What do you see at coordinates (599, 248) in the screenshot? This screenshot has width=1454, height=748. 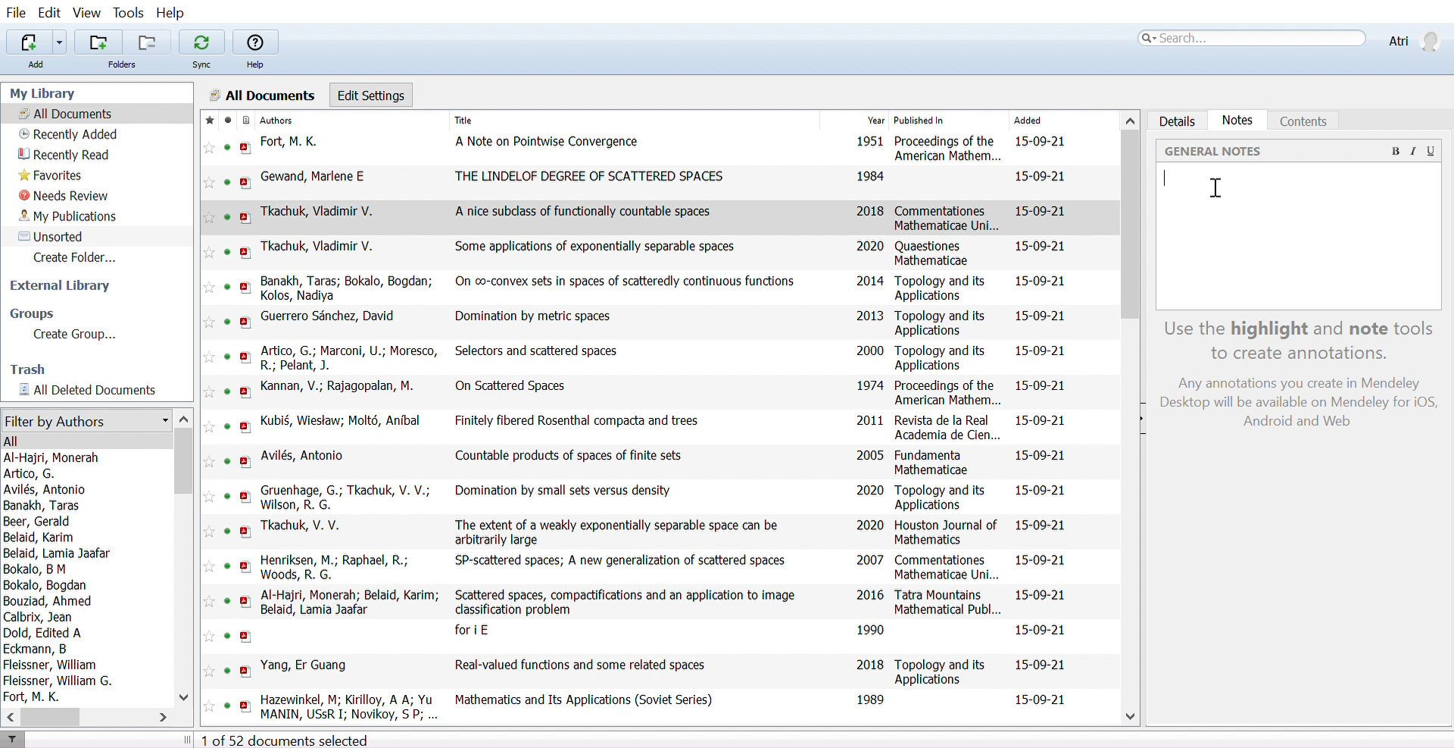 I see `Some applications of exponentially separable spaces` at bounding box center [599, 248].